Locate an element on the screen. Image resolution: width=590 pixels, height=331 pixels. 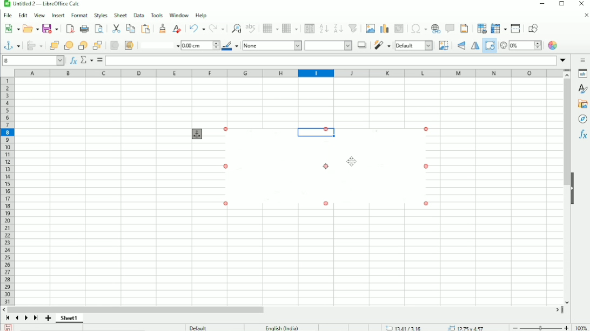
Anchor is located at coordinates (197, 134).